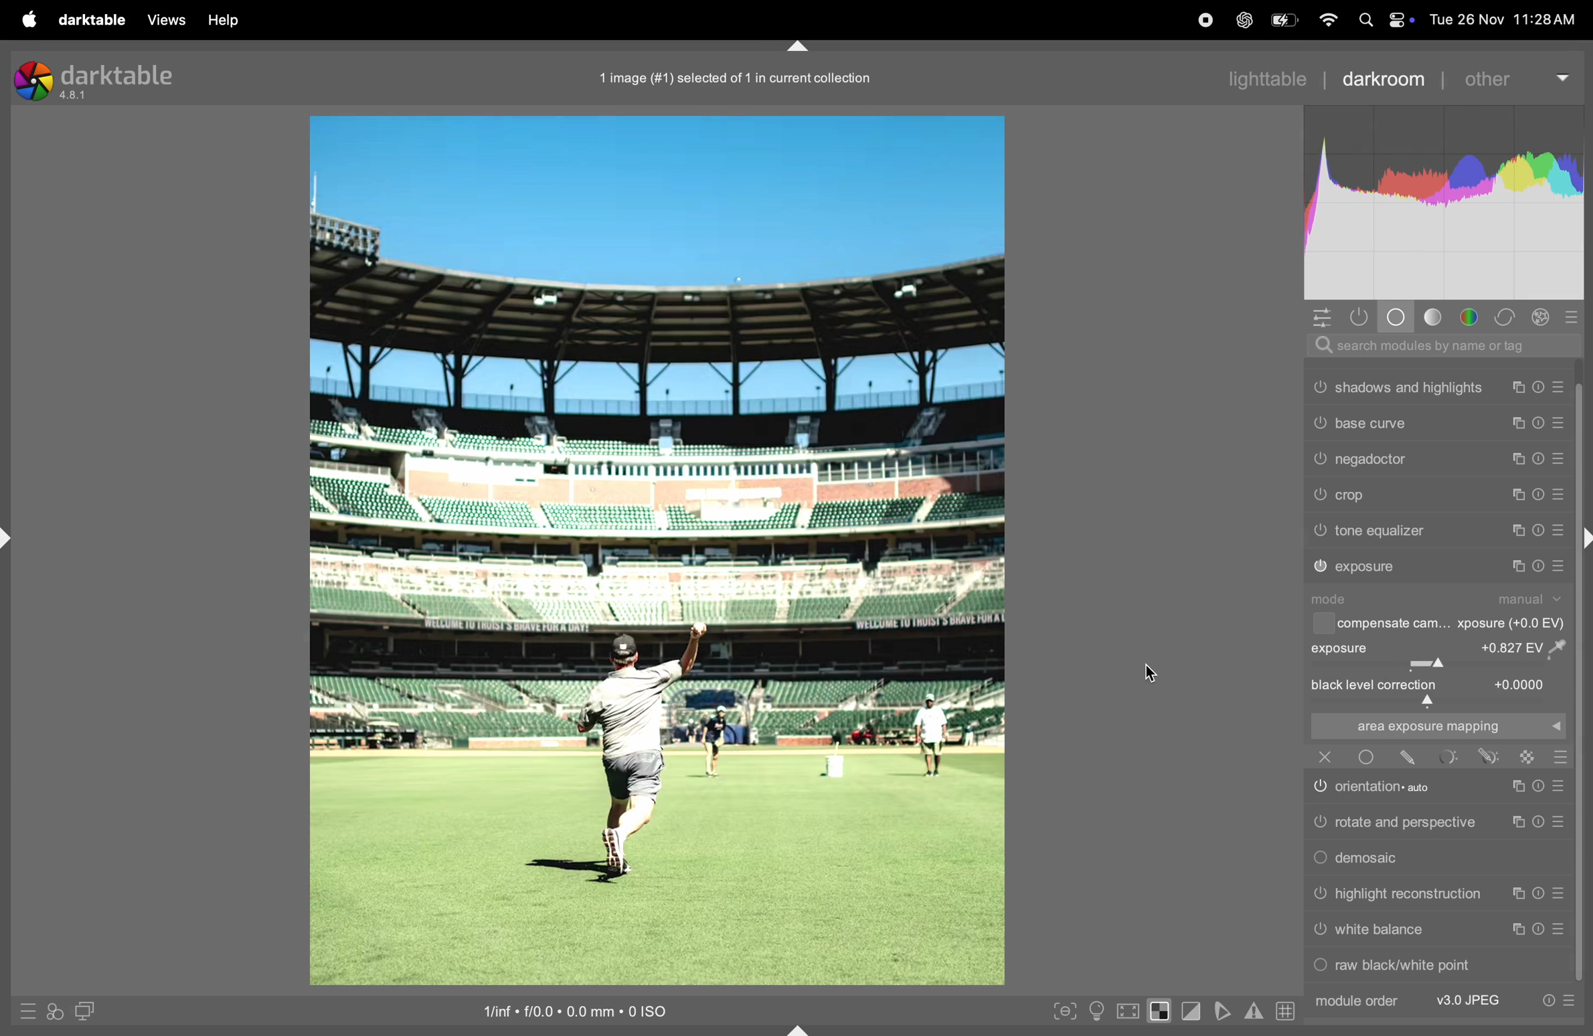 Image resolution: width=1593 pixels, height=1036 pixels. I want to click on copy, so click(1515, 566).